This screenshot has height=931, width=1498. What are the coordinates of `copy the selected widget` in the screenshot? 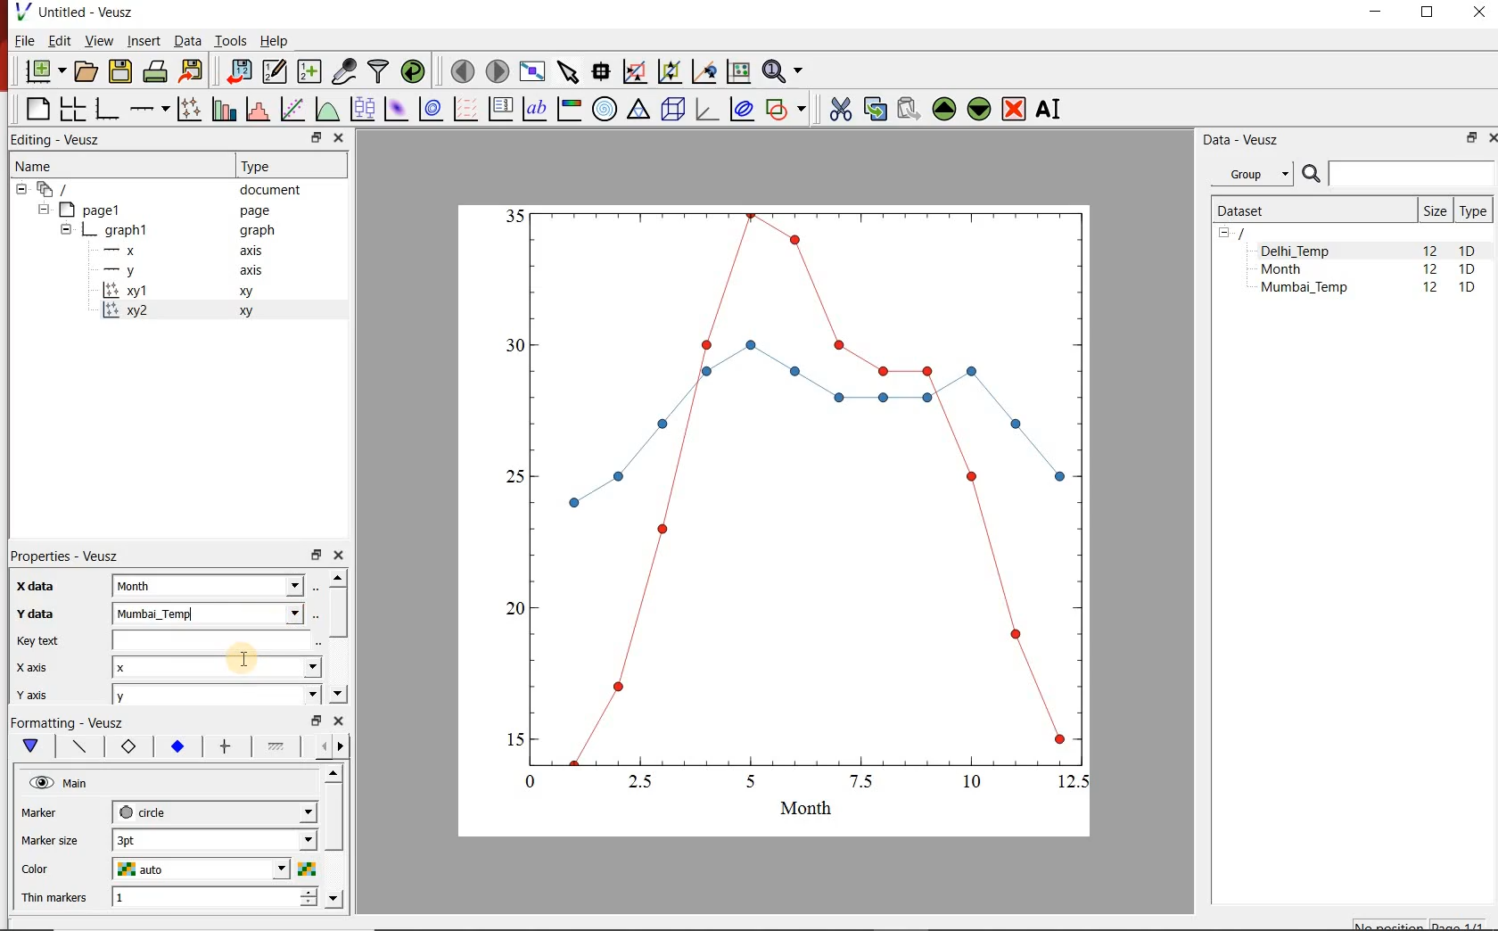 It's located at (873, 109).